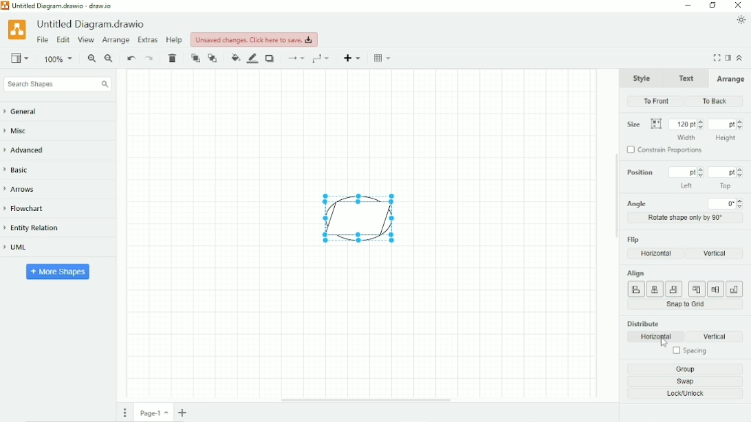 The height and width of the screenshot is (422, 751). Describe the element at coordinates (213, 58) in the screenshot. I see `To back` at that location.